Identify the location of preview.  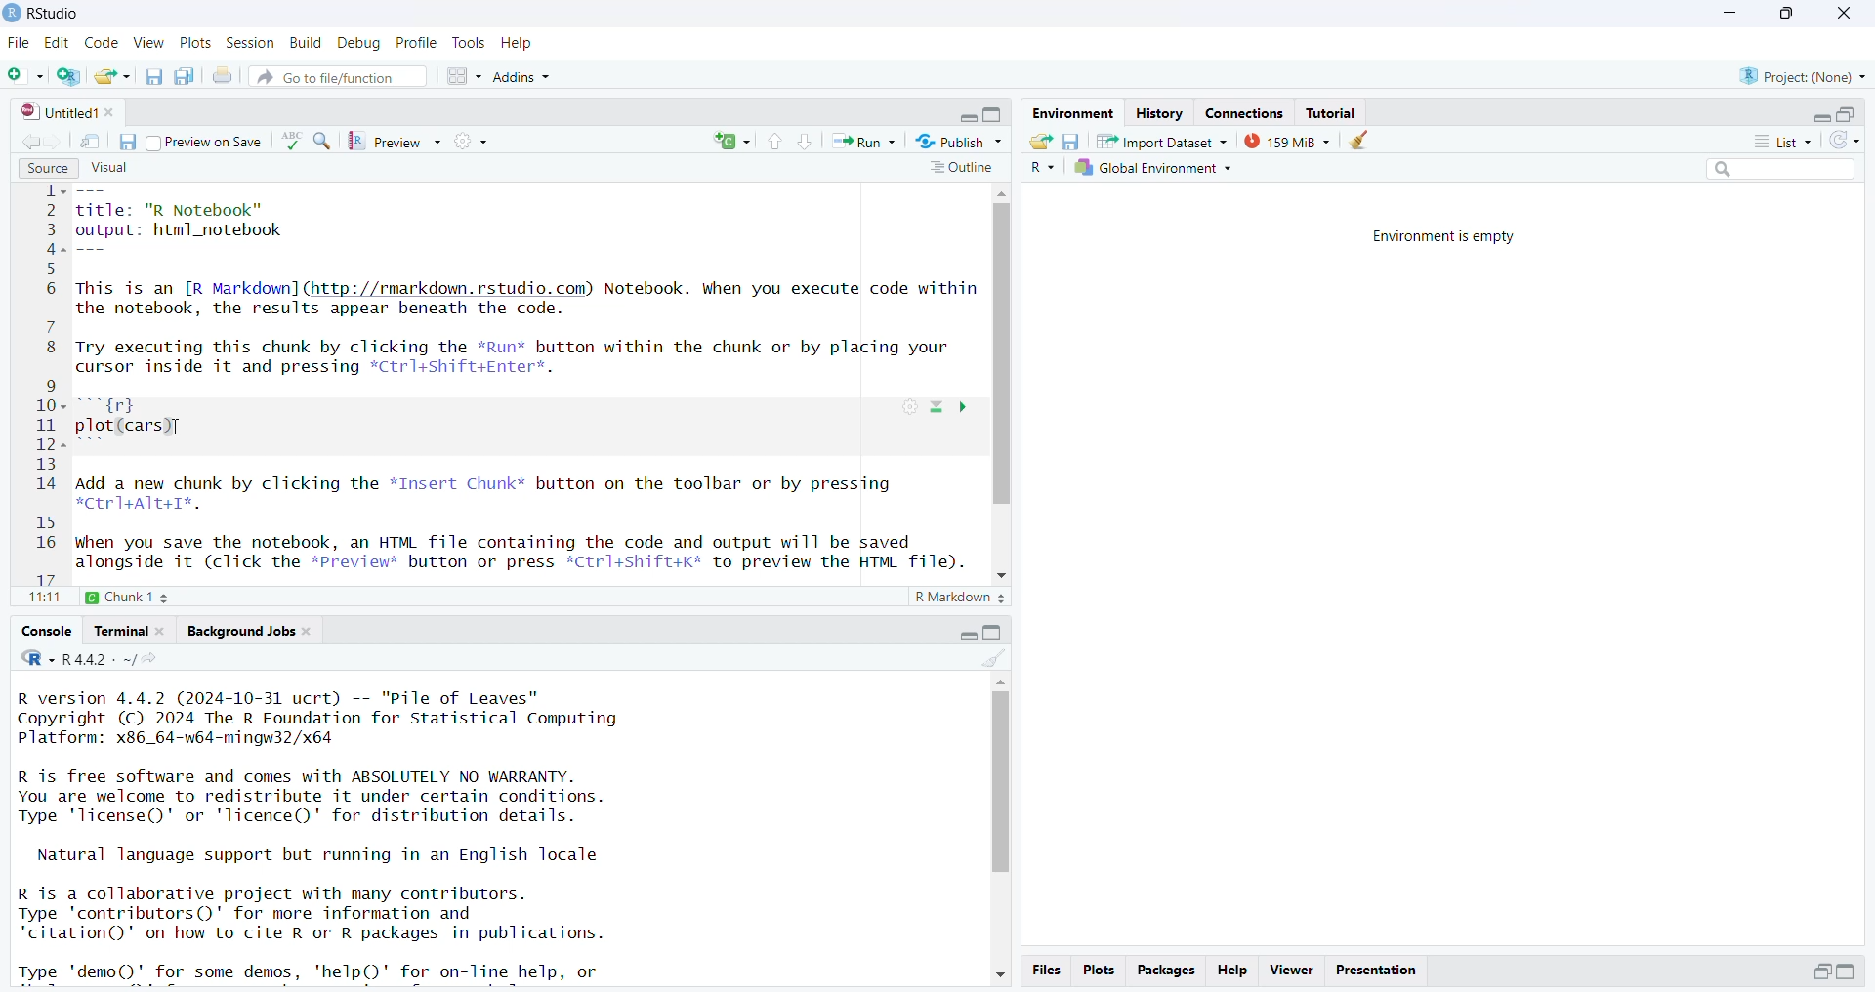
(399, 142).